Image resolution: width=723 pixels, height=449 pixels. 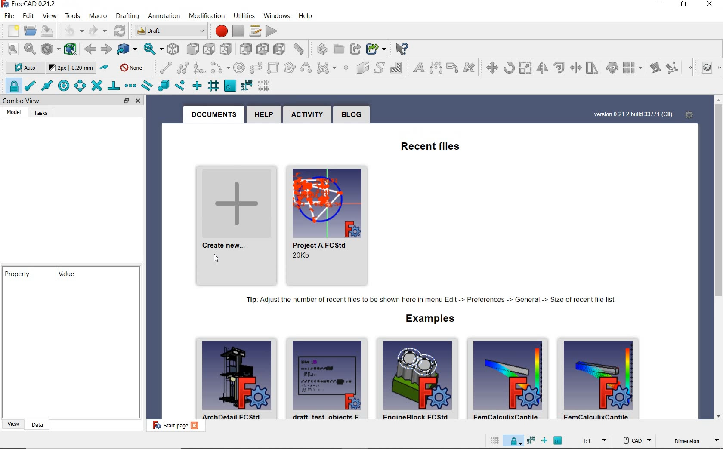 What do you see at coordinates (68, 48) in the screenshot?
I see `bounding box` at bounding box center [68, 48].